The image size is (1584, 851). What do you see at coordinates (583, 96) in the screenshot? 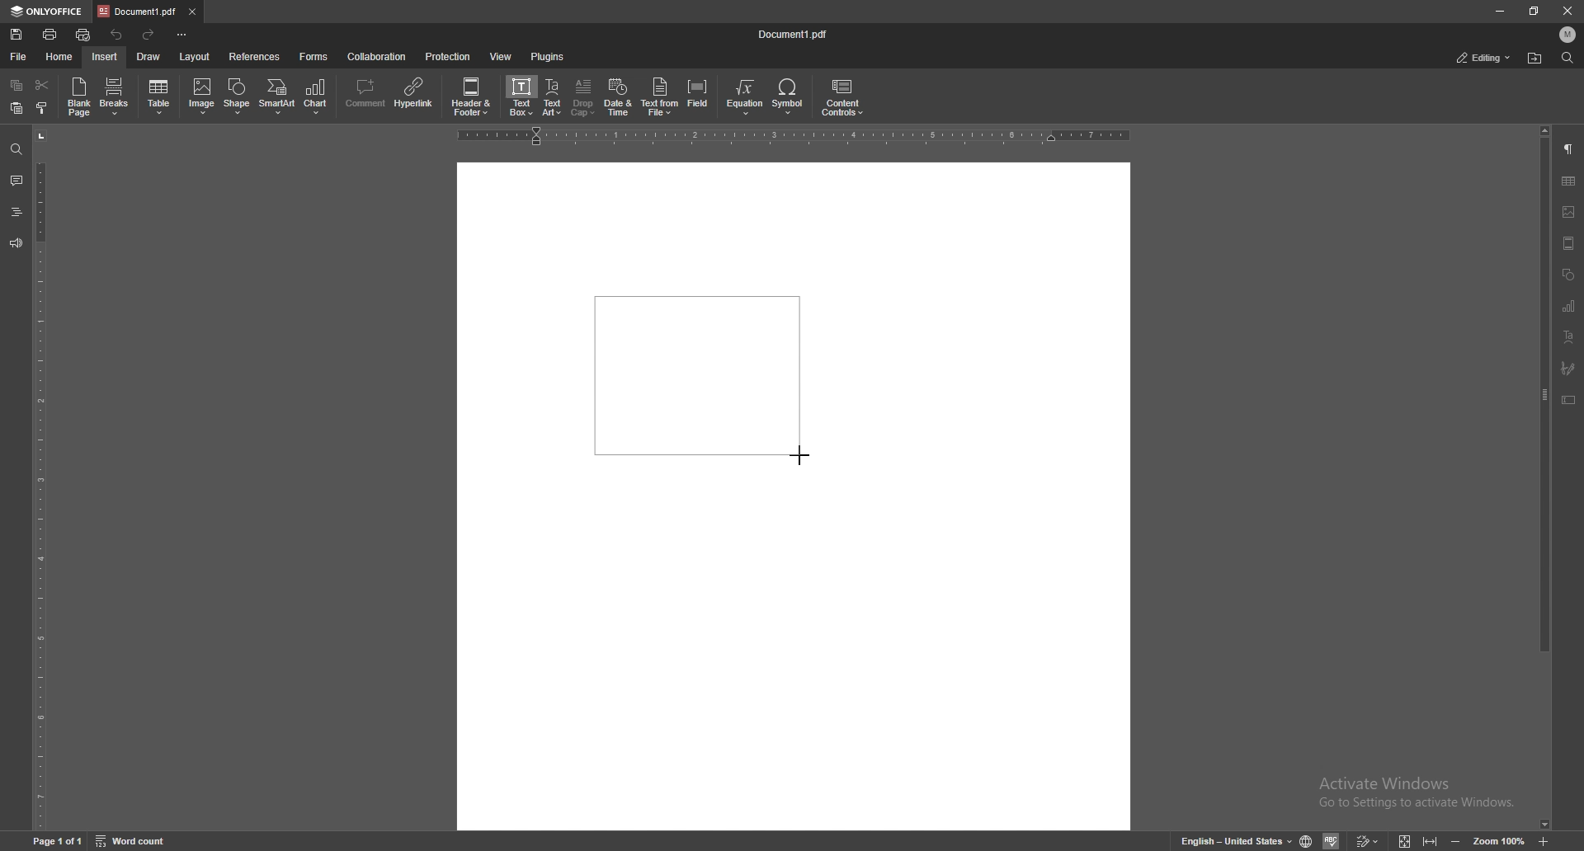
I see `drop cap` at bounding box center [583, 96].